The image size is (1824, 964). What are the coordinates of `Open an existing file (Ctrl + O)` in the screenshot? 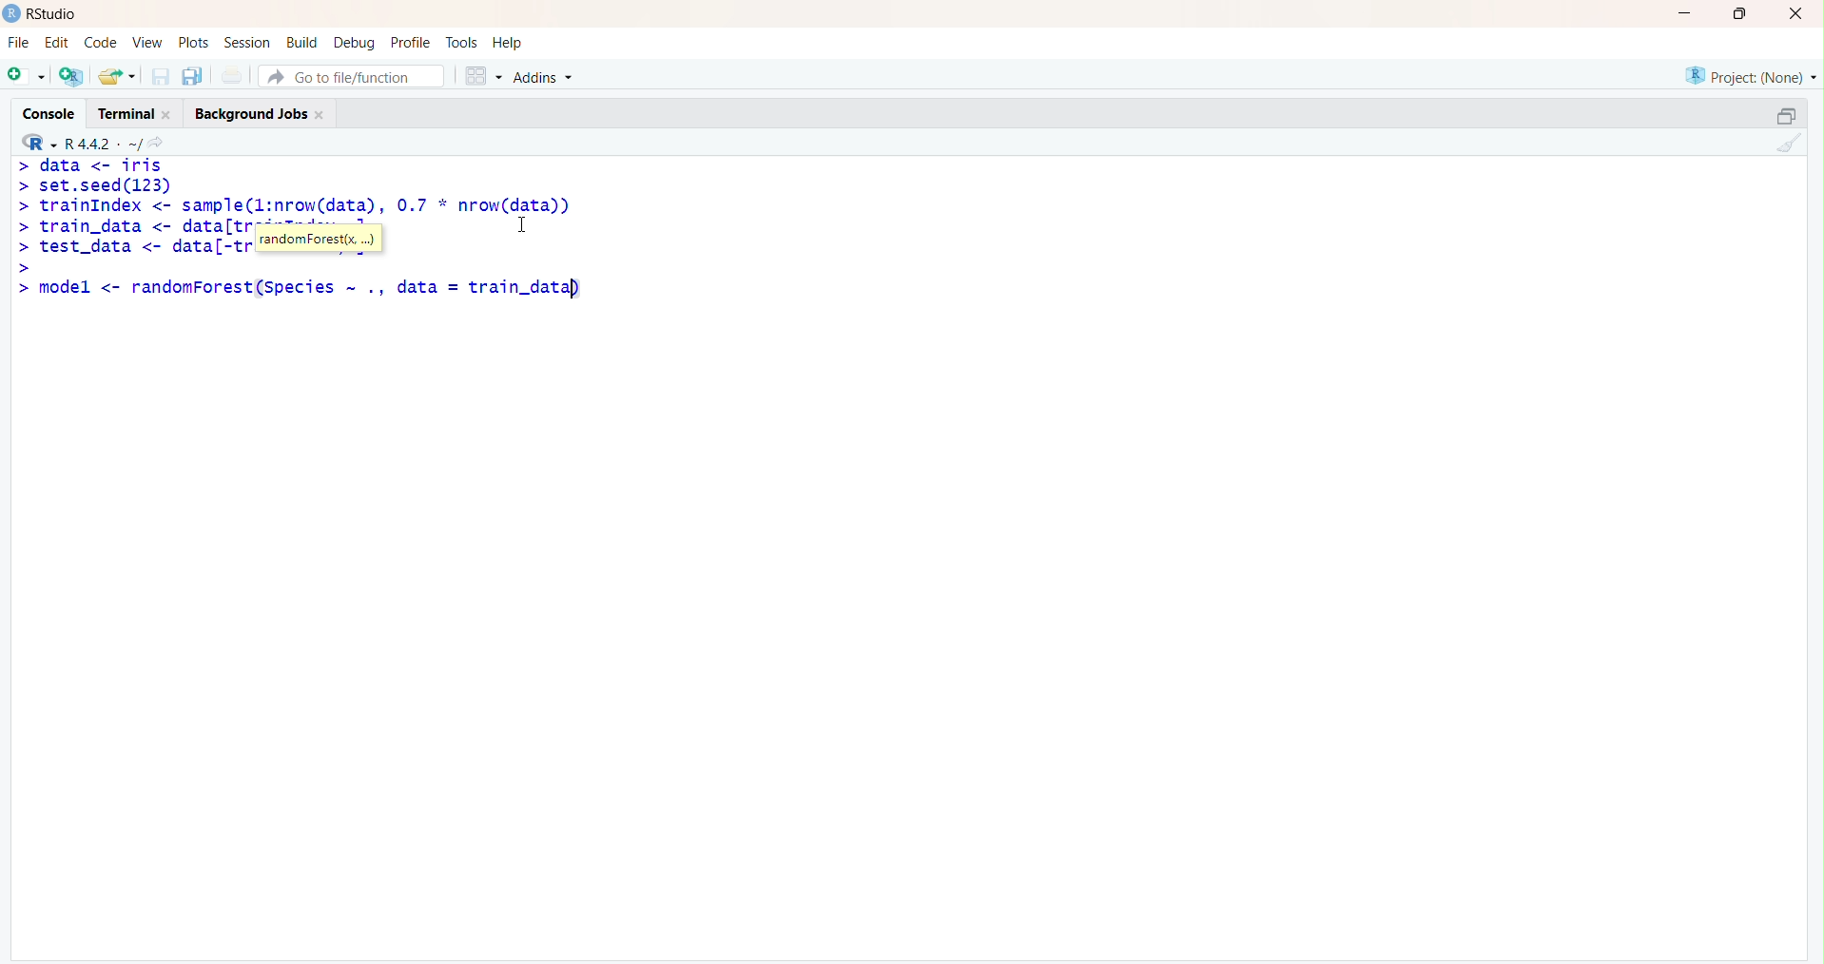 It's located at (119, 76).